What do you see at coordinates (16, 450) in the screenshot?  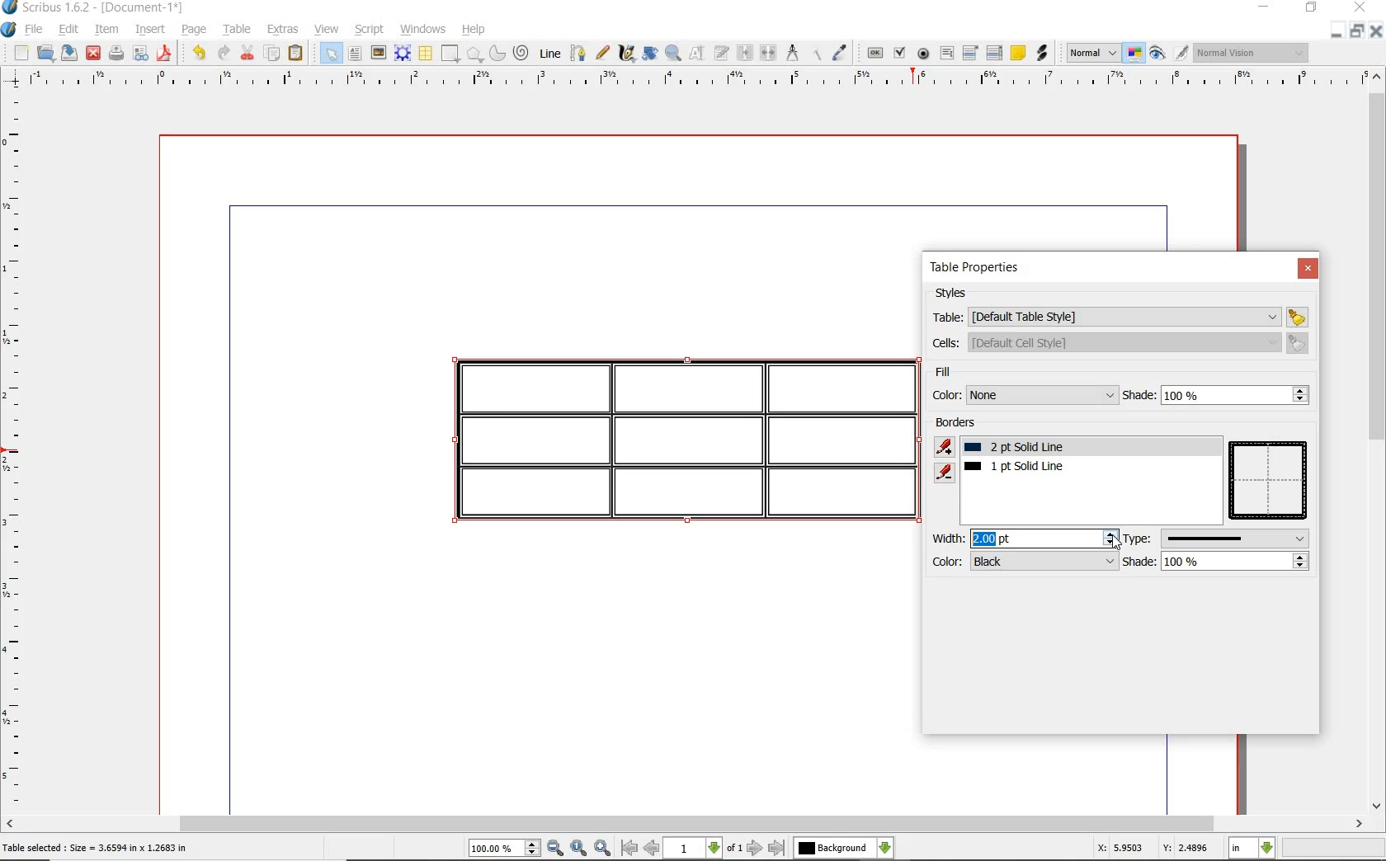 I see `ruler` at bounding box center [16, 450].